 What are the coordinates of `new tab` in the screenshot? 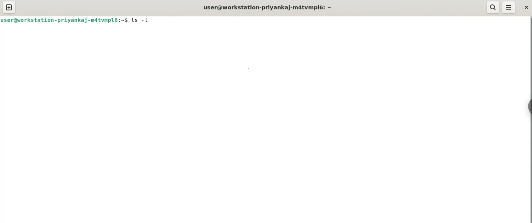 It's located at (9, 8).